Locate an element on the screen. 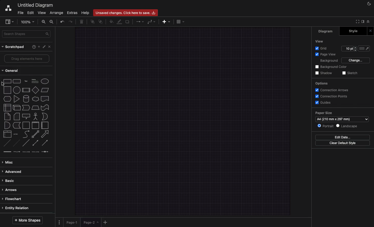  Zoom is located at coordinates (29, 22).